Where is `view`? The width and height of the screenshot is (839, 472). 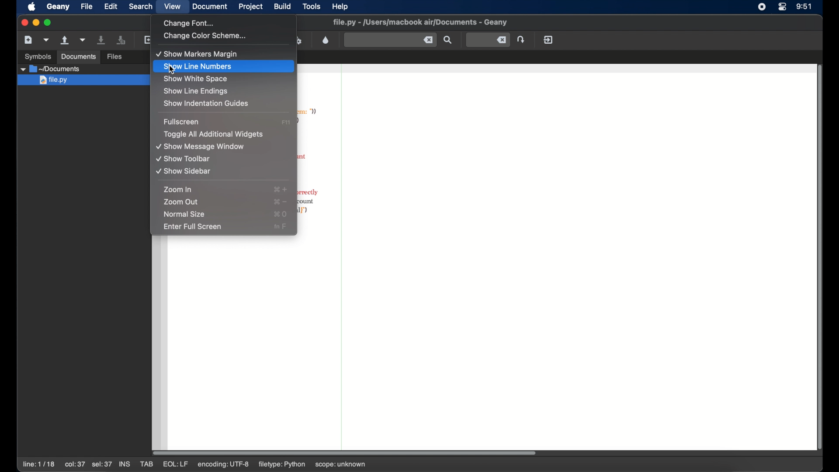
view is located at coordinates (172, 6).